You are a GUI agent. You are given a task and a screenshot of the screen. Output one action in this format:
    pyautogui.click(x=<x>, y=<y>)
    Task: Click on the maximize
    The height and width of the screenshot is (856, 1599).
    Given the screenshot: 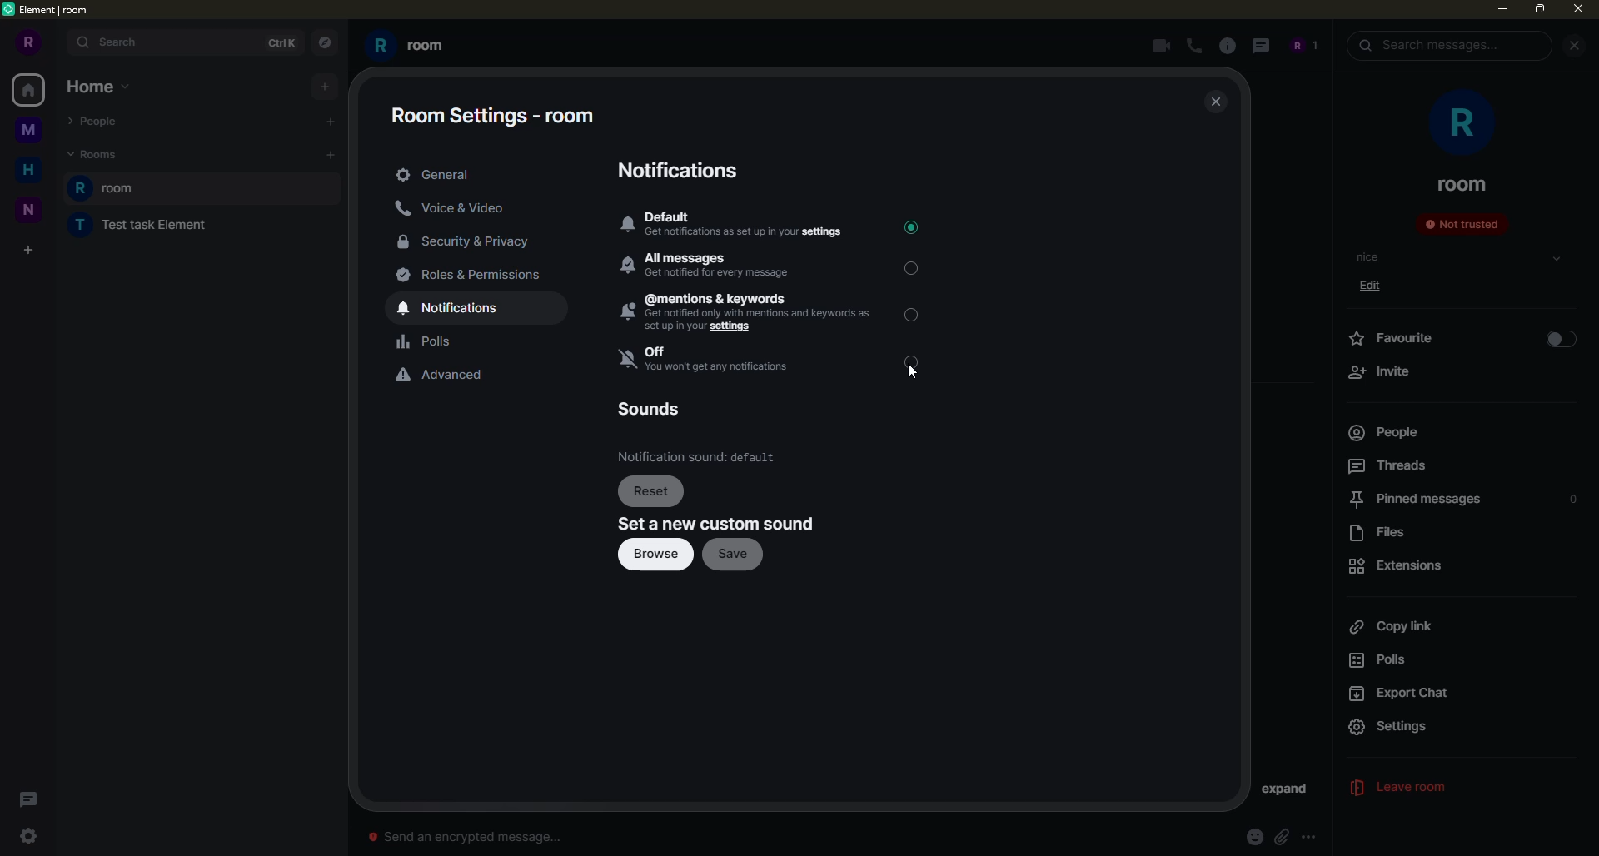 What is the action you would take?
    pyautogui.click(x=1540, y=11)
    